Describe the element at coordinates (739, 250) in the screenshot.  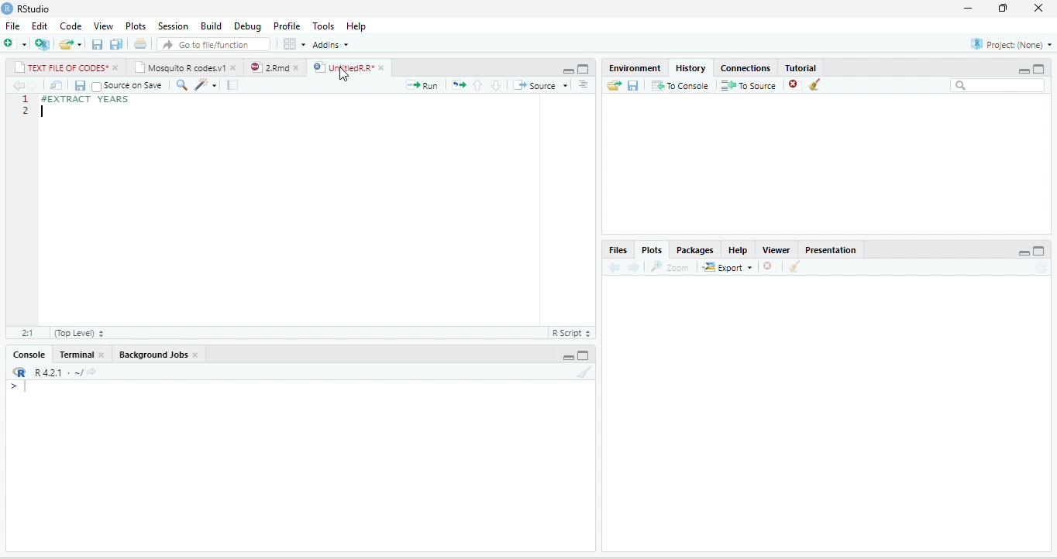
I see `Help` at that location.